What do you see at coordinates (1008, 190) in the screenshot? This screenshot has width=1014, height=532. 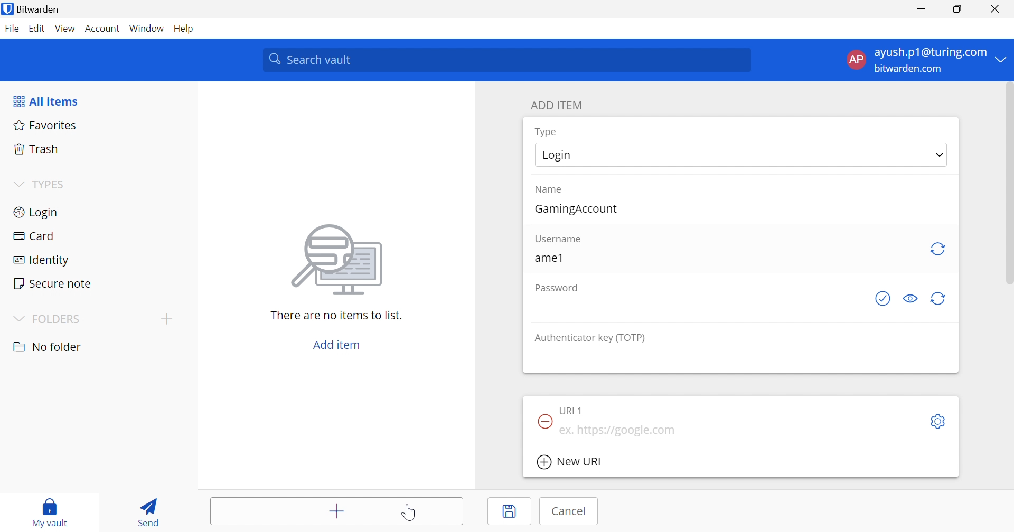 I see `scrollbar` at bounding box center [1008, 190].